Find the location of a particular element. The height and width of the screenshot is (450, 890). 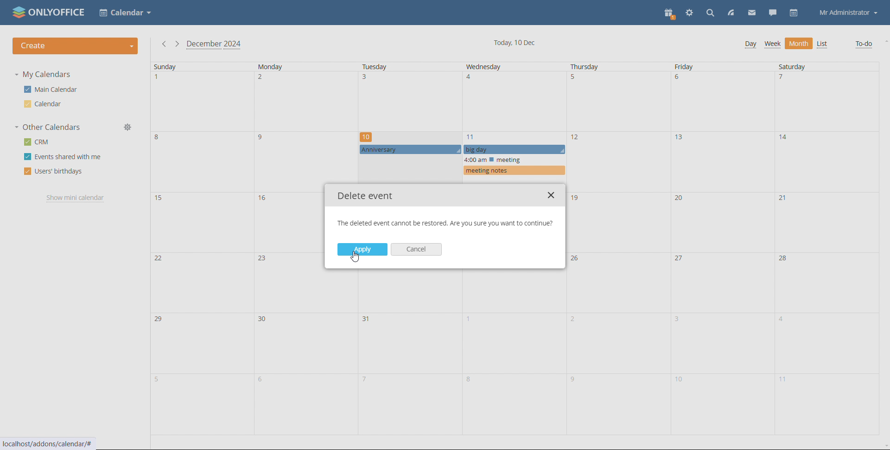

Wednesday is located at coordinates (513, 96).